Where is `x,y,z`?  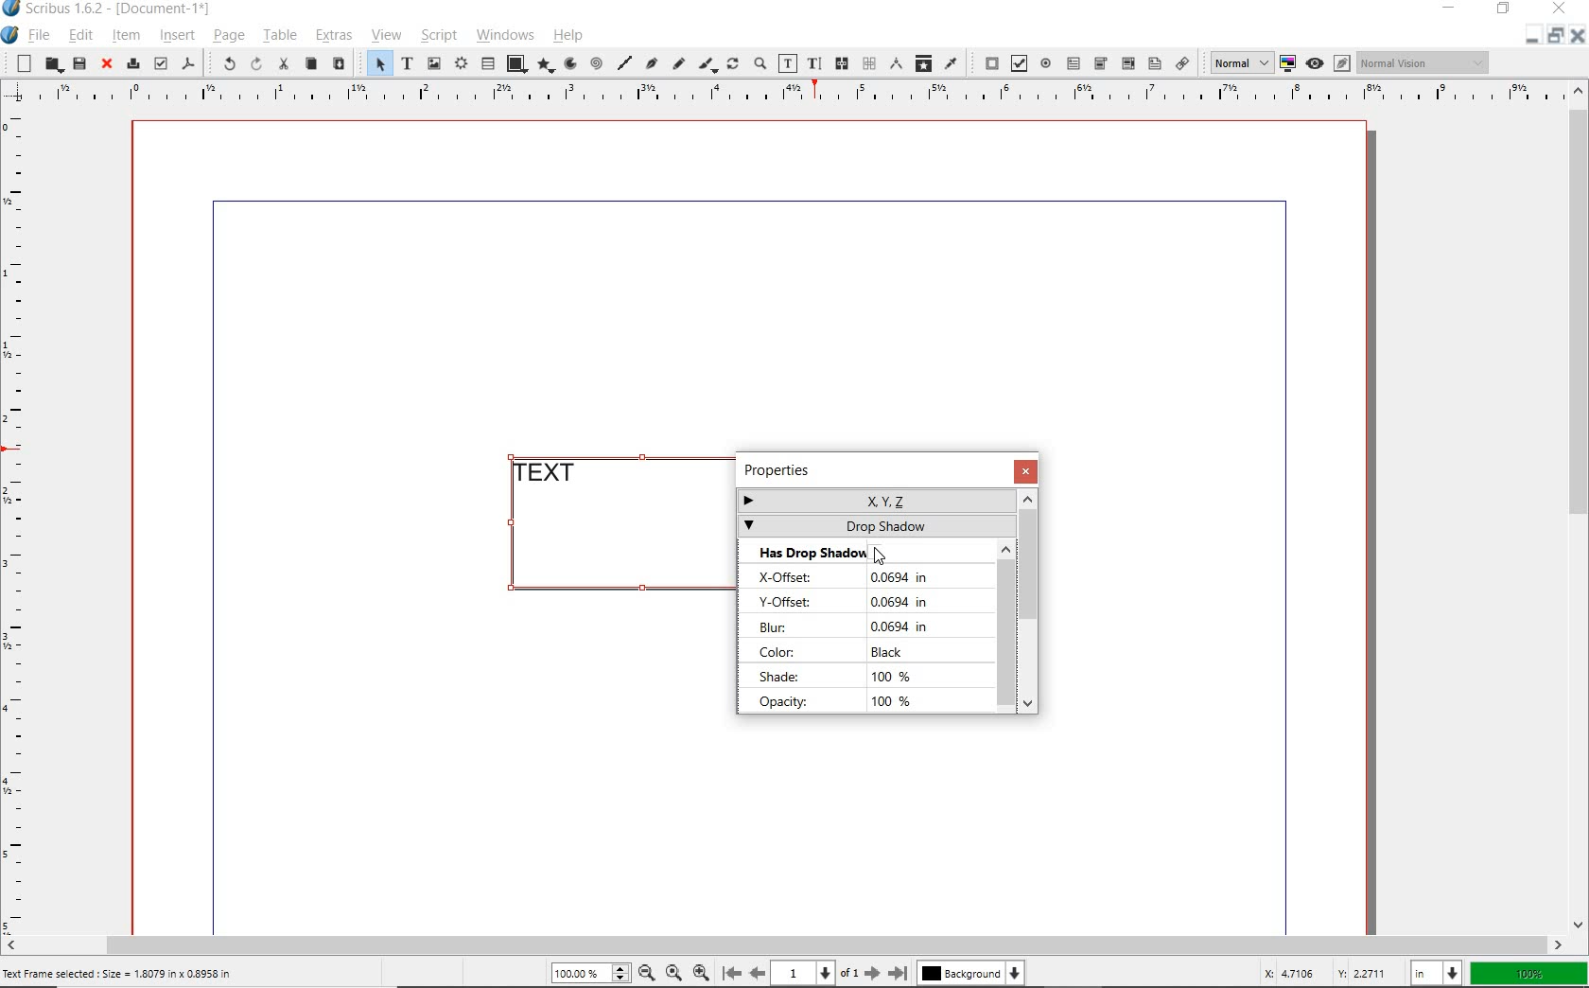
x,y,z is located at coordinates (874, 498).